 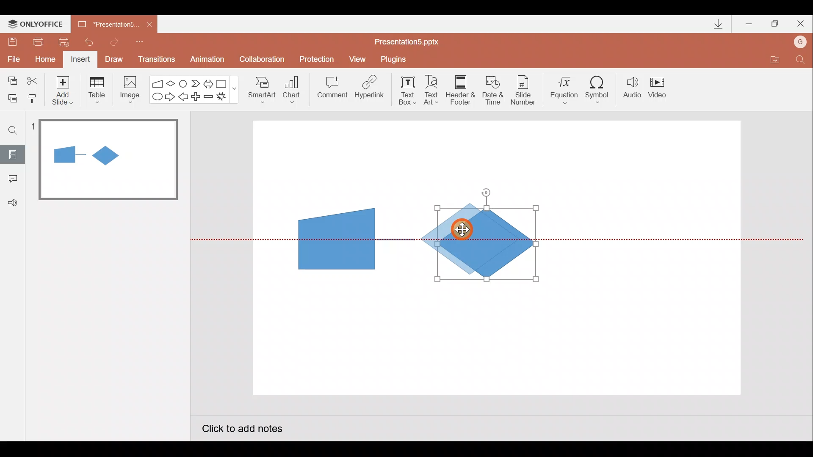 What do you see at coordinates (331, 90) in the screenshot?
I see `Comment` at bounding box center [331, 90].